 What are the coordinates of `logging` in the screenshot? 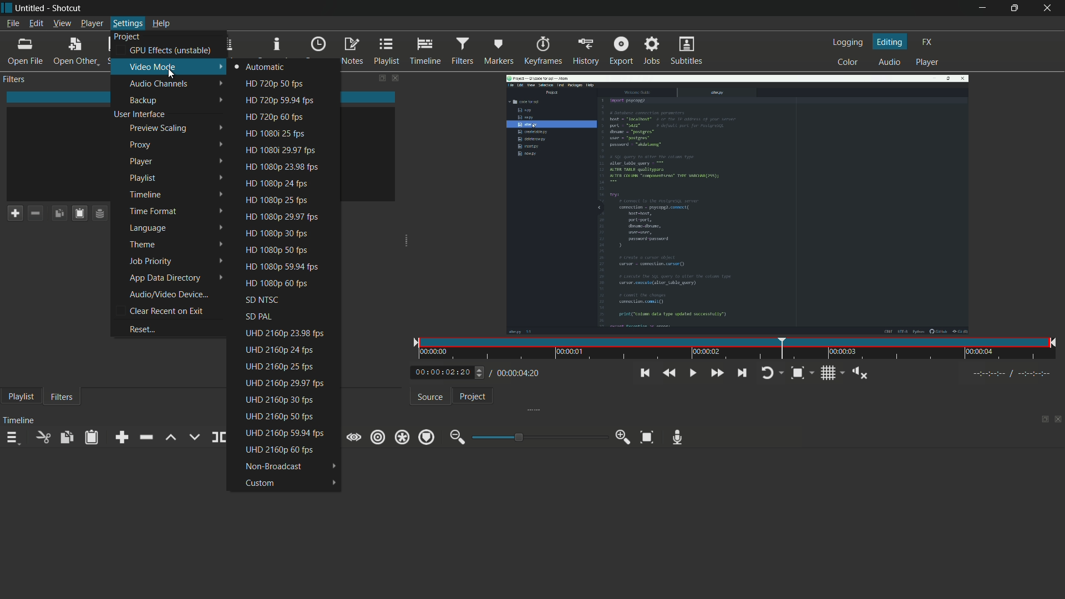 It's located at (847, 42).